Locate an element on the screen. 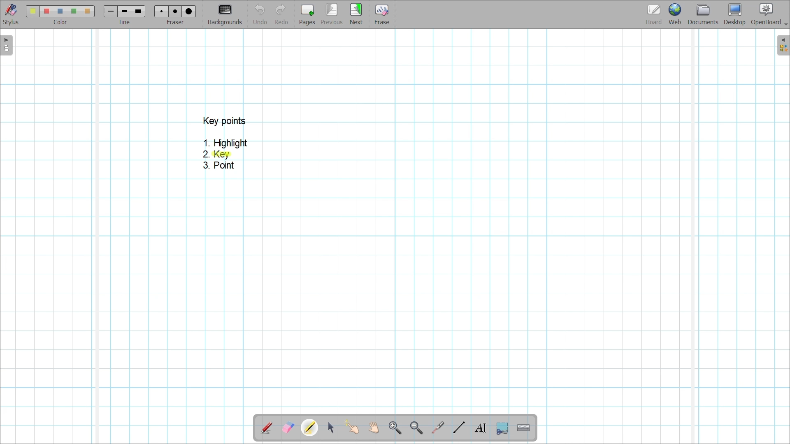 This screenshot has width=790, height=444. Right sidebar is located at coordinates (783, 45).